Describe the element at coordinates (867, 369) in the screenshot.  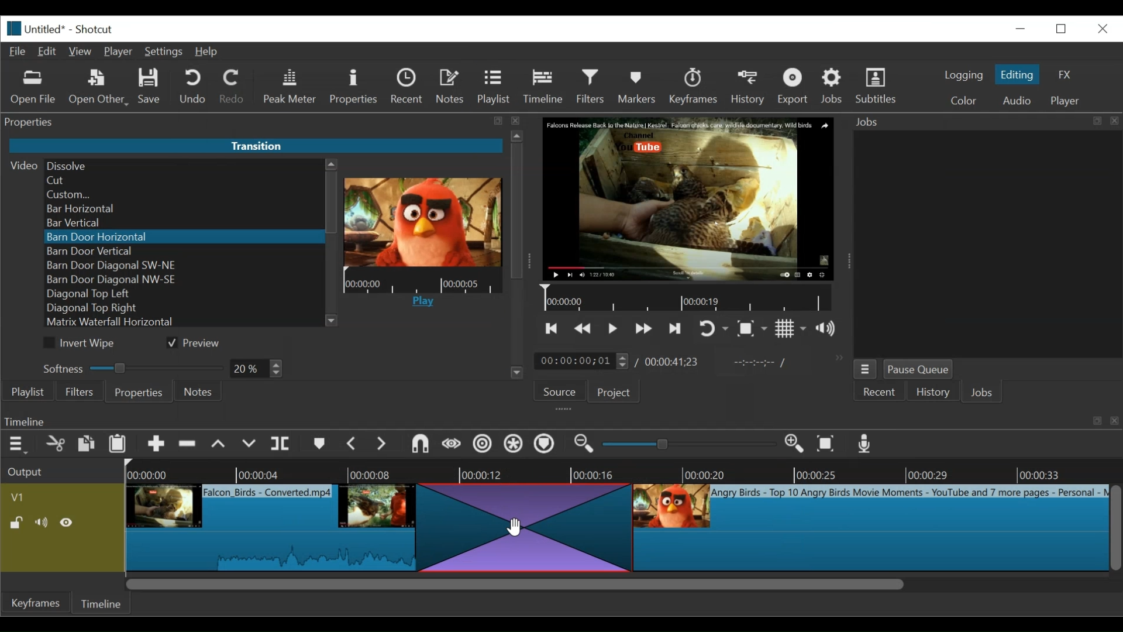
I see `Jobs Menu` at that location.